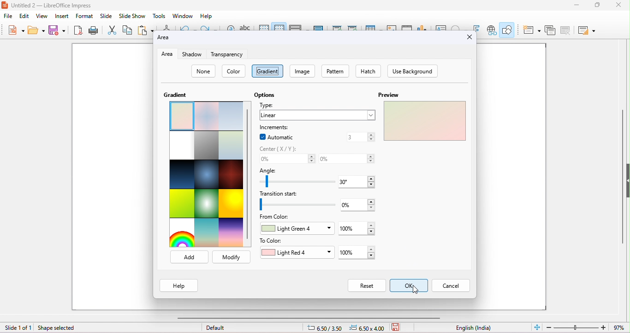 The height and width of the screenshot is (333, 630). What do you see at coordinates (183, 16) in the screenshot?
I see `window` at bounding box center [183, 16].